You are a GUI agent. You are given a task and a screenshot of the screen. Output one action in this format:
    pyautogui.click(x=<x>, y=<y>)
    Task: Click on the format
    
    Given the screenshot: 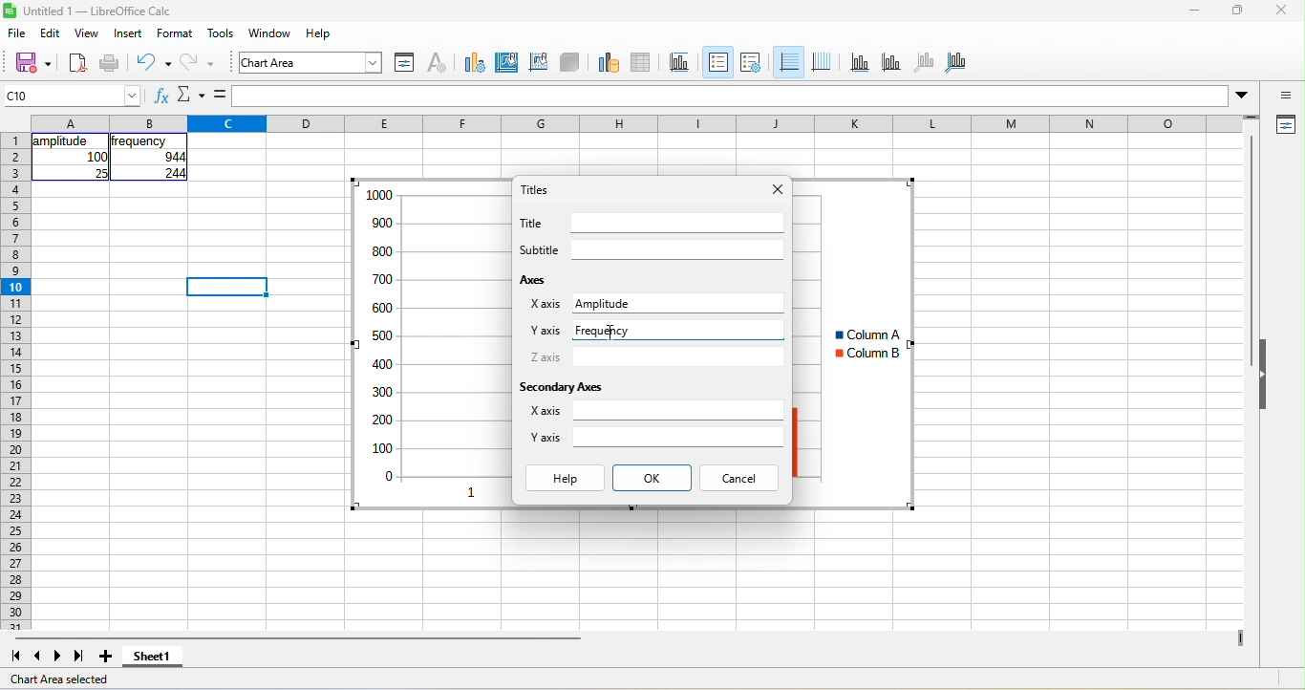 What is the action you would take?
    pyautogui.click(x=175, y=32)
    